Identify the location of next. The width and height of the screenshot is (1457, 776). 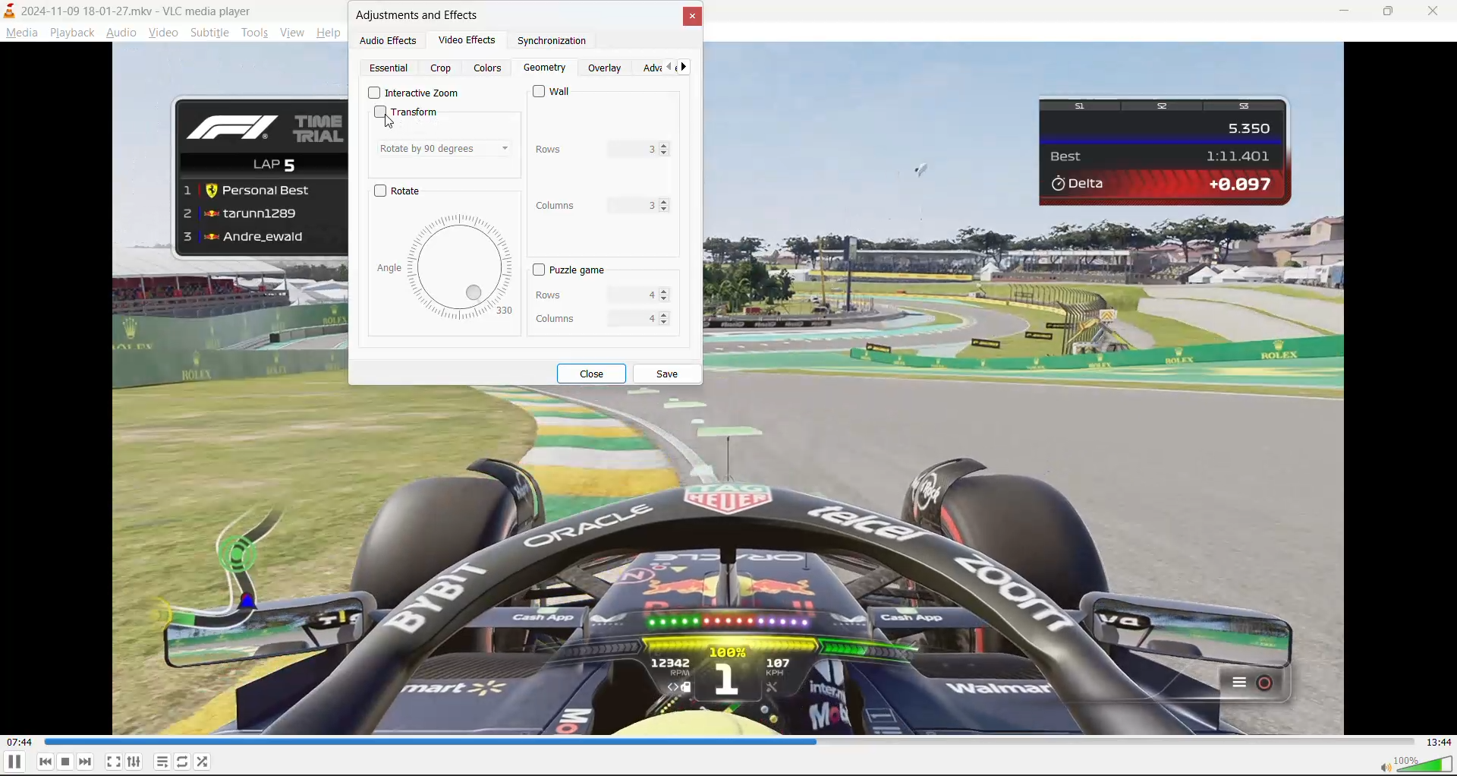
(86, 761).